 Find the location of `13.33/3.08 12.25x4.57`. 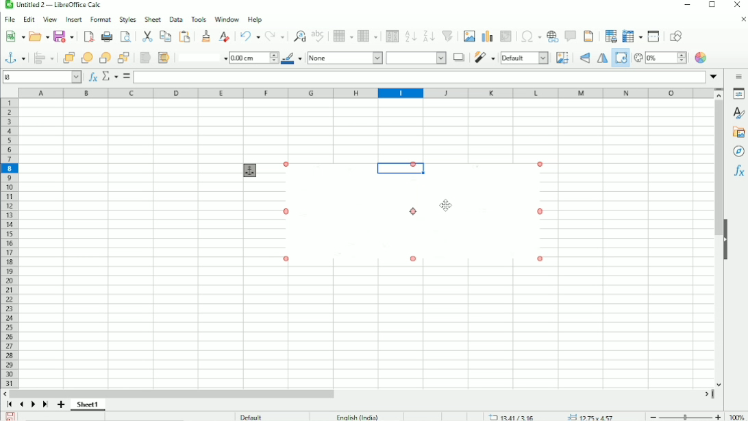

13.33/3.08 12.25x4.57 is located at coordinates (554, 416).